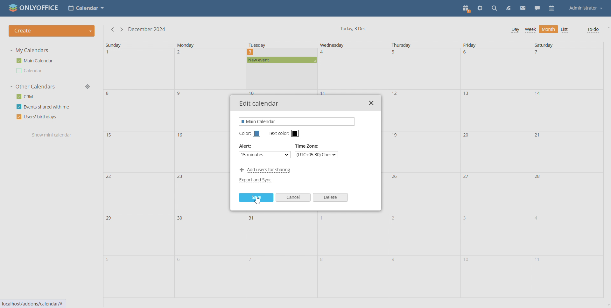  I want to click on to-do, so click(593, 30).